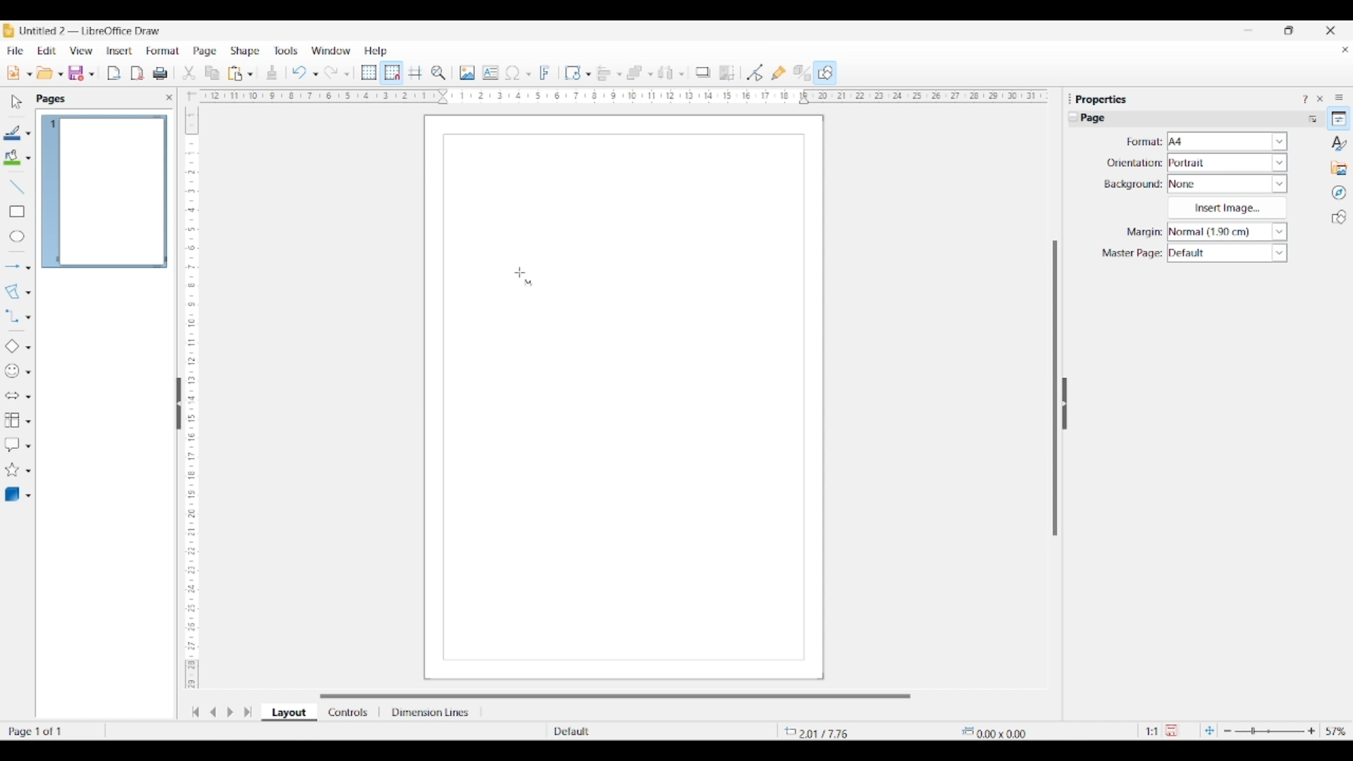 The image size is (1353, 761). Describe the element at coordinates (1143, 142) in the screenshot. I see `Indicates format settings` at that location.